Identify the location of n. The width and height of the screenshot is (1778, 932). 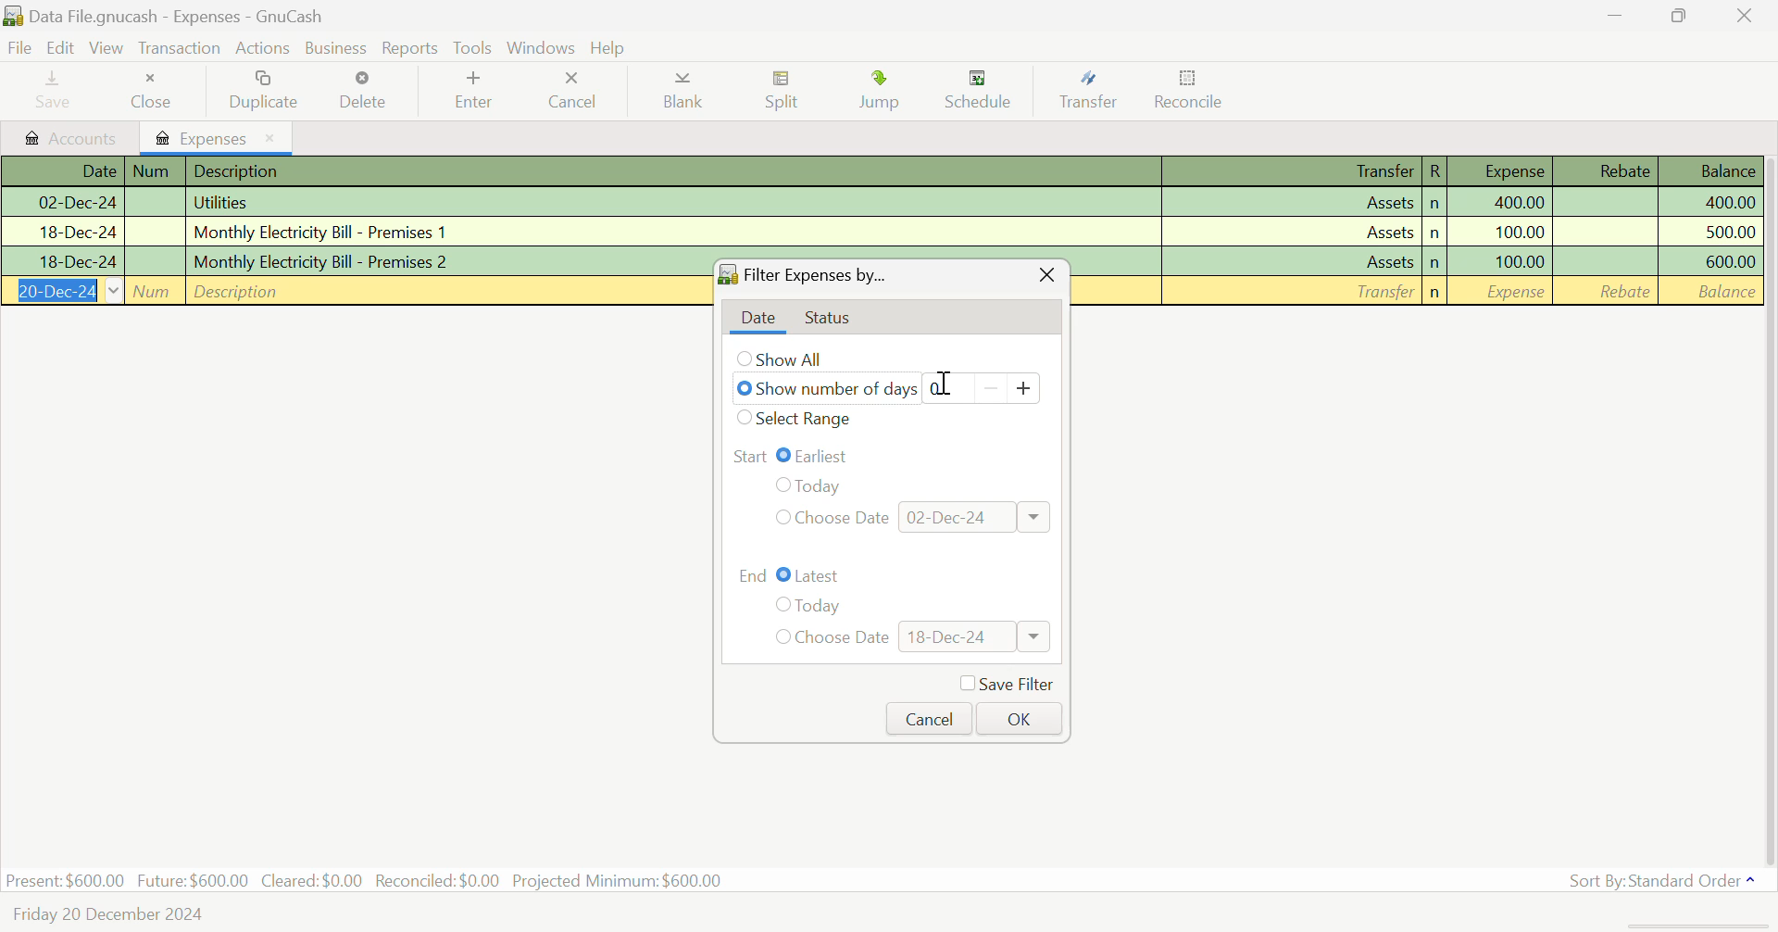
(1435, 233).